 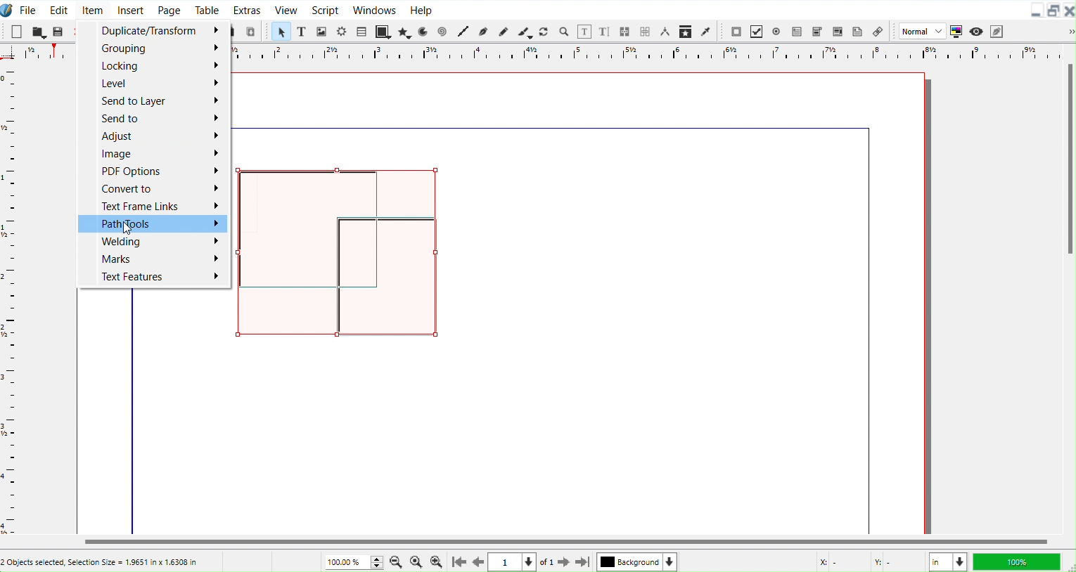 I want to click on Close, so click(x=1069, y=11).